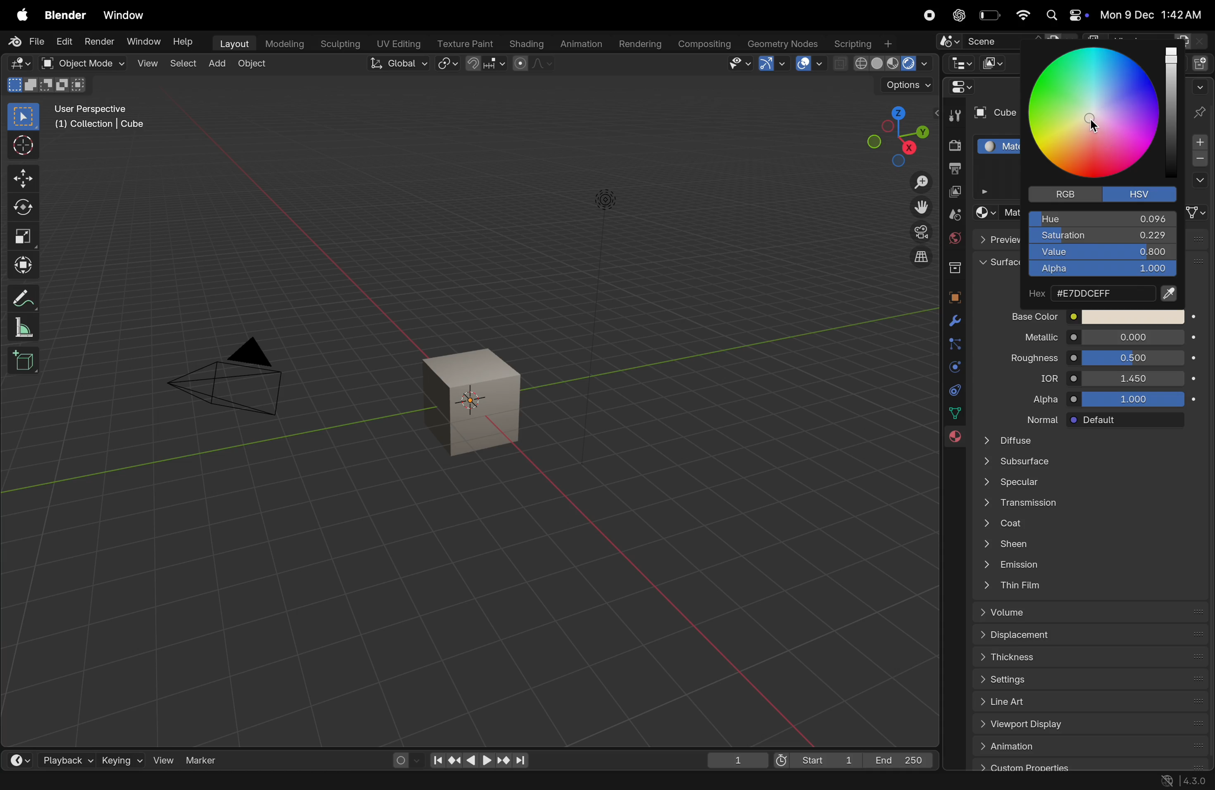 The width and height of the screenshot is (1215, 790). Describe the element at coordinates (532, 63) in the screenshot. I see `proportional editing objects` at that location.